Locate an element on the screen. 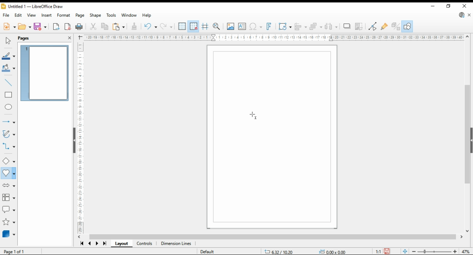 This screenshot has width=473, height=255. close window is located at coordinates (464, 6).